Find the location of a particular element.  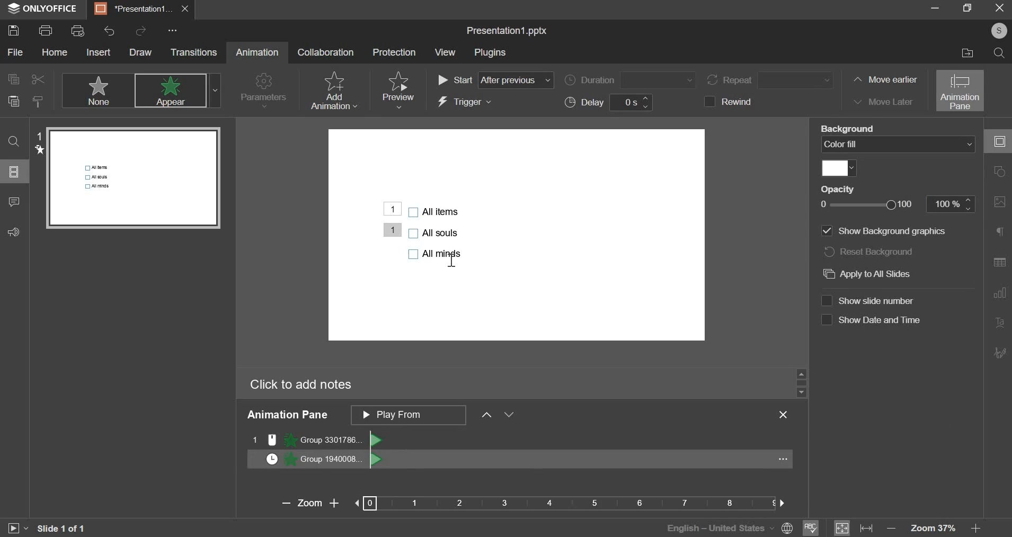

print is located at coordinates (46, 30).